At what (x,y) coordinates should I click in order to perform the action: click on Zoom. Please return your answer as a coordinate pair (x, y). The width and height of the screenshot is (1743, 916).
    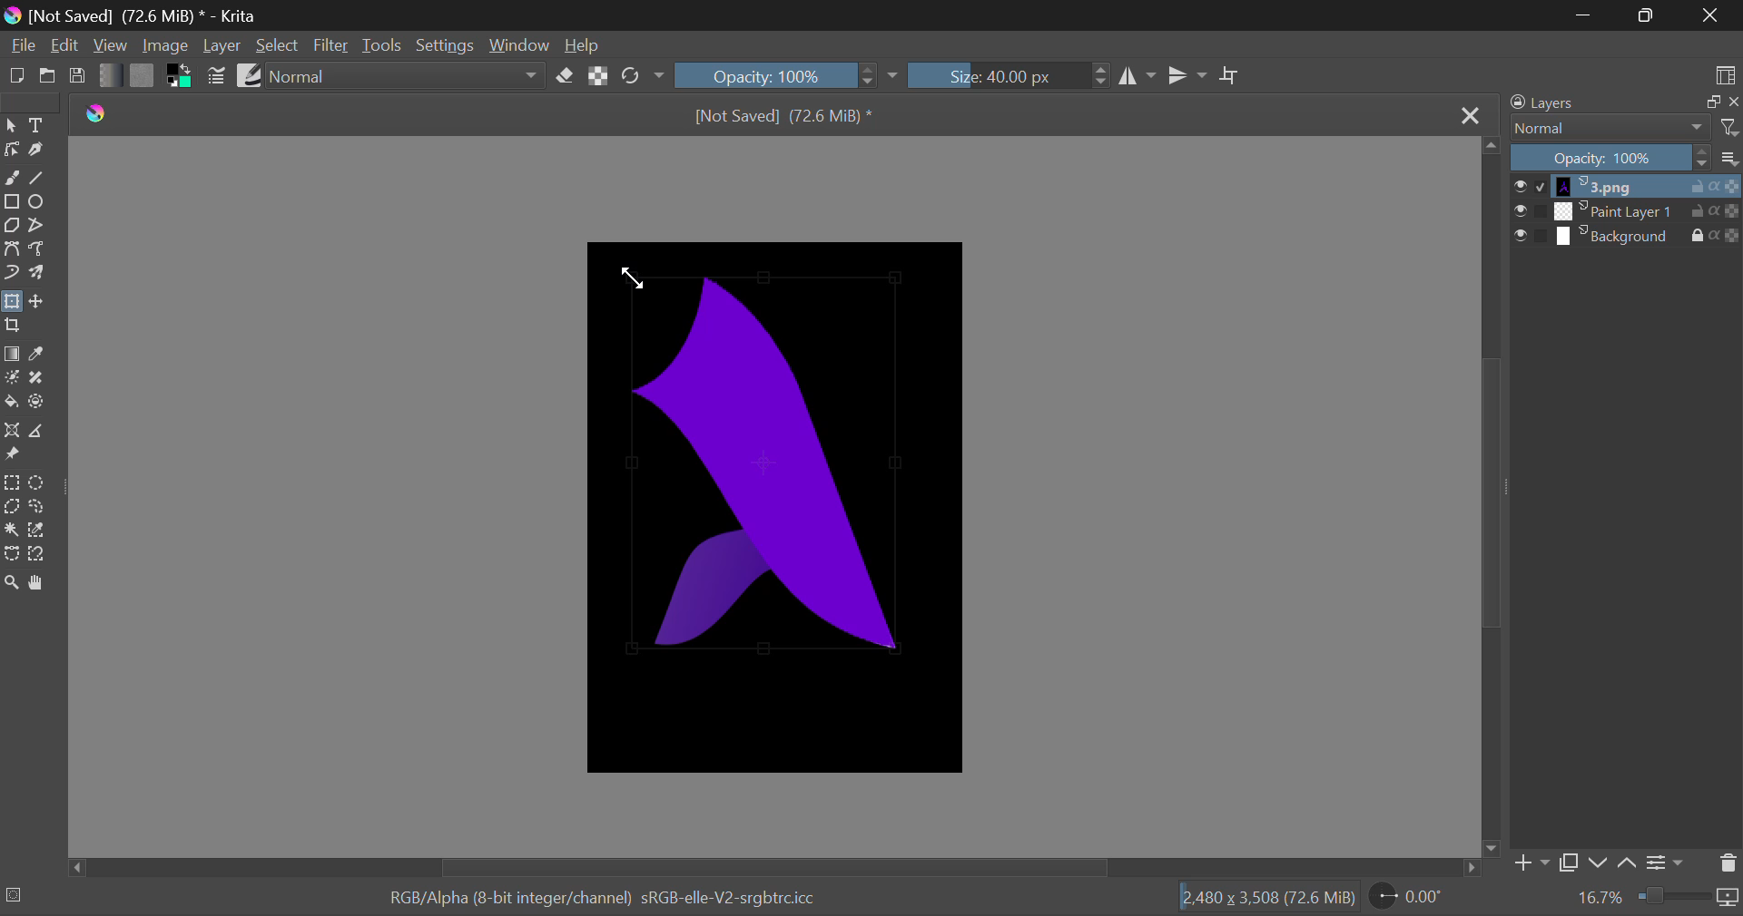
    Looking at the image, I should click on (11, 579).